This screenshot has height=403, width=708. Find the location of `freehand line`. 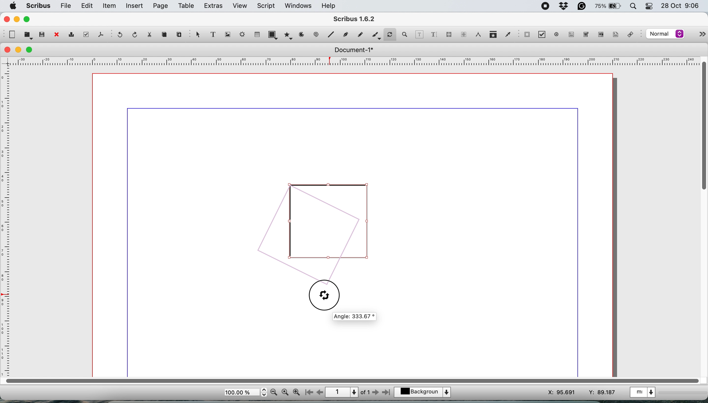

freehand line is located at coordinates (359, 34).